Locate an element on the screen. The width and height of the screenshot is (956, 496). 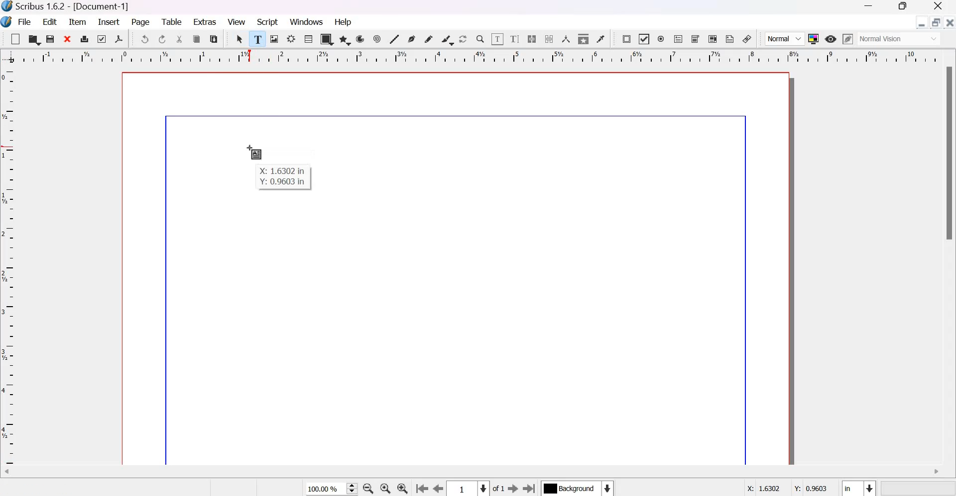
edit in preview mode is located at coordinates (848, 39).